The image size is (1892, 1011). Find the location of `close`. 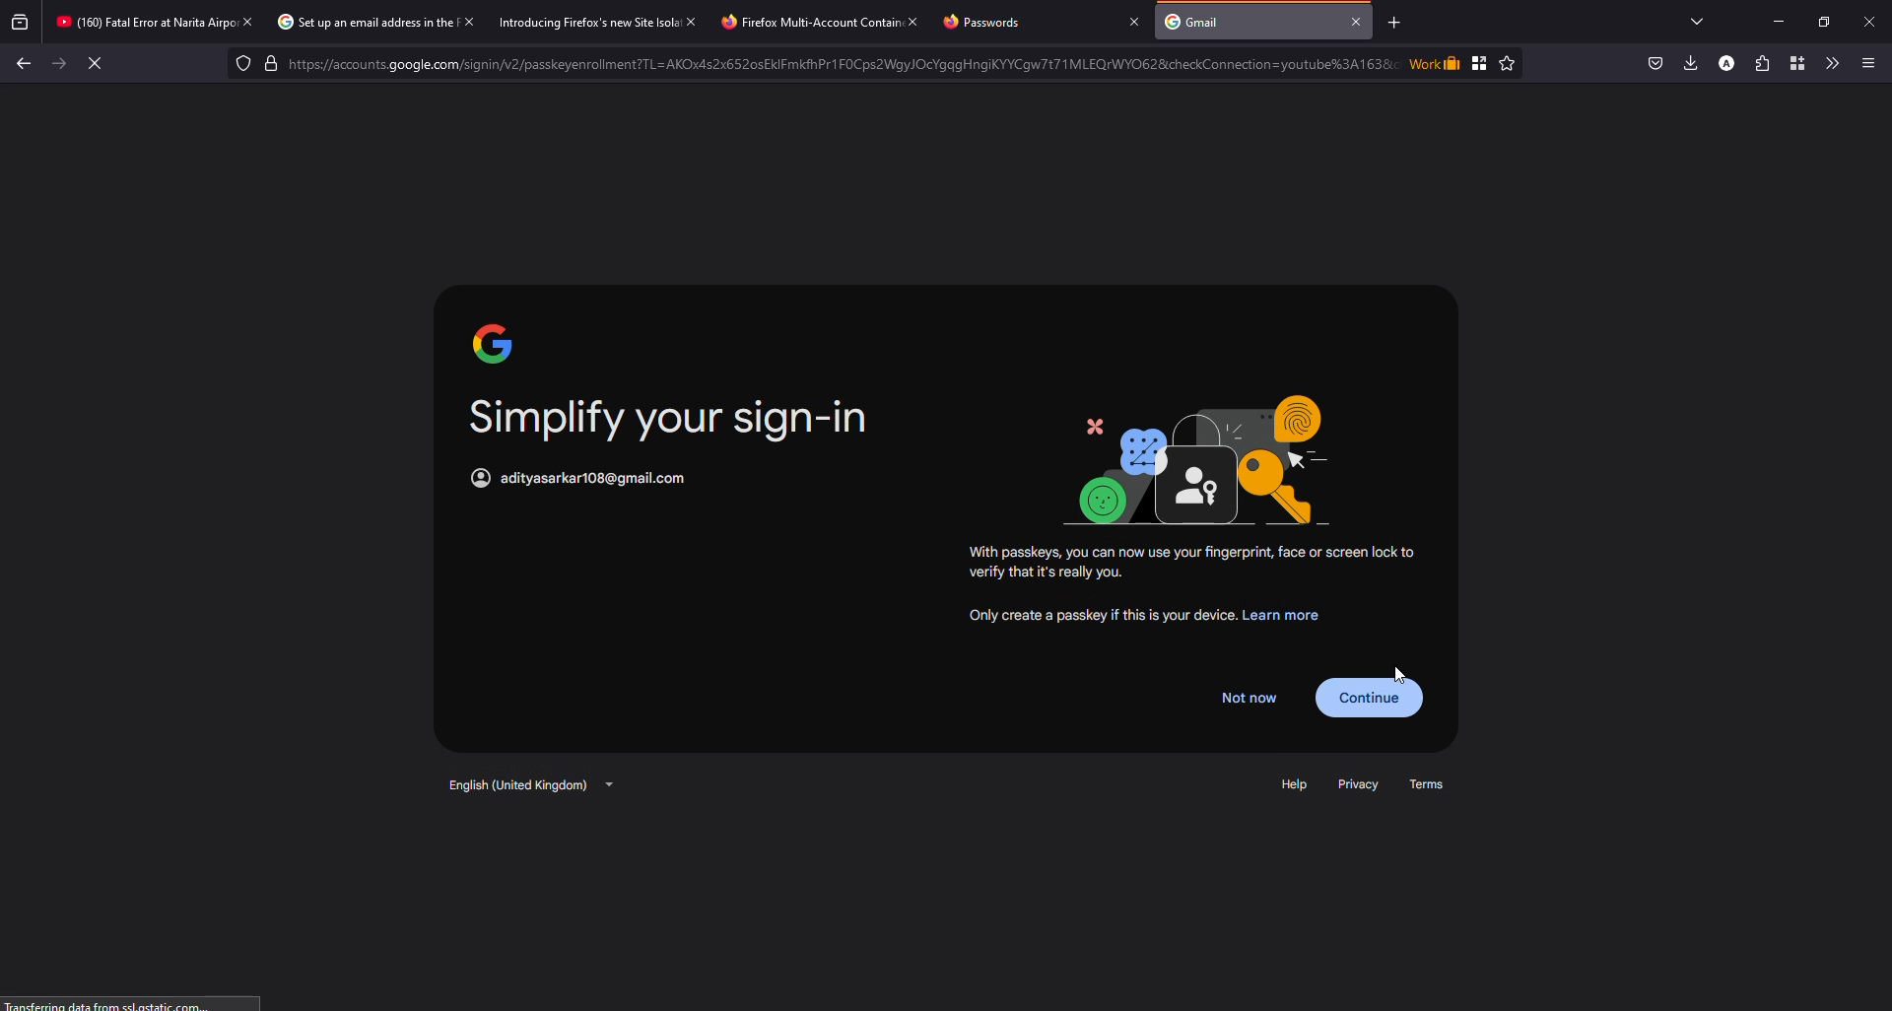

close is located at coordinates (1130, 21).